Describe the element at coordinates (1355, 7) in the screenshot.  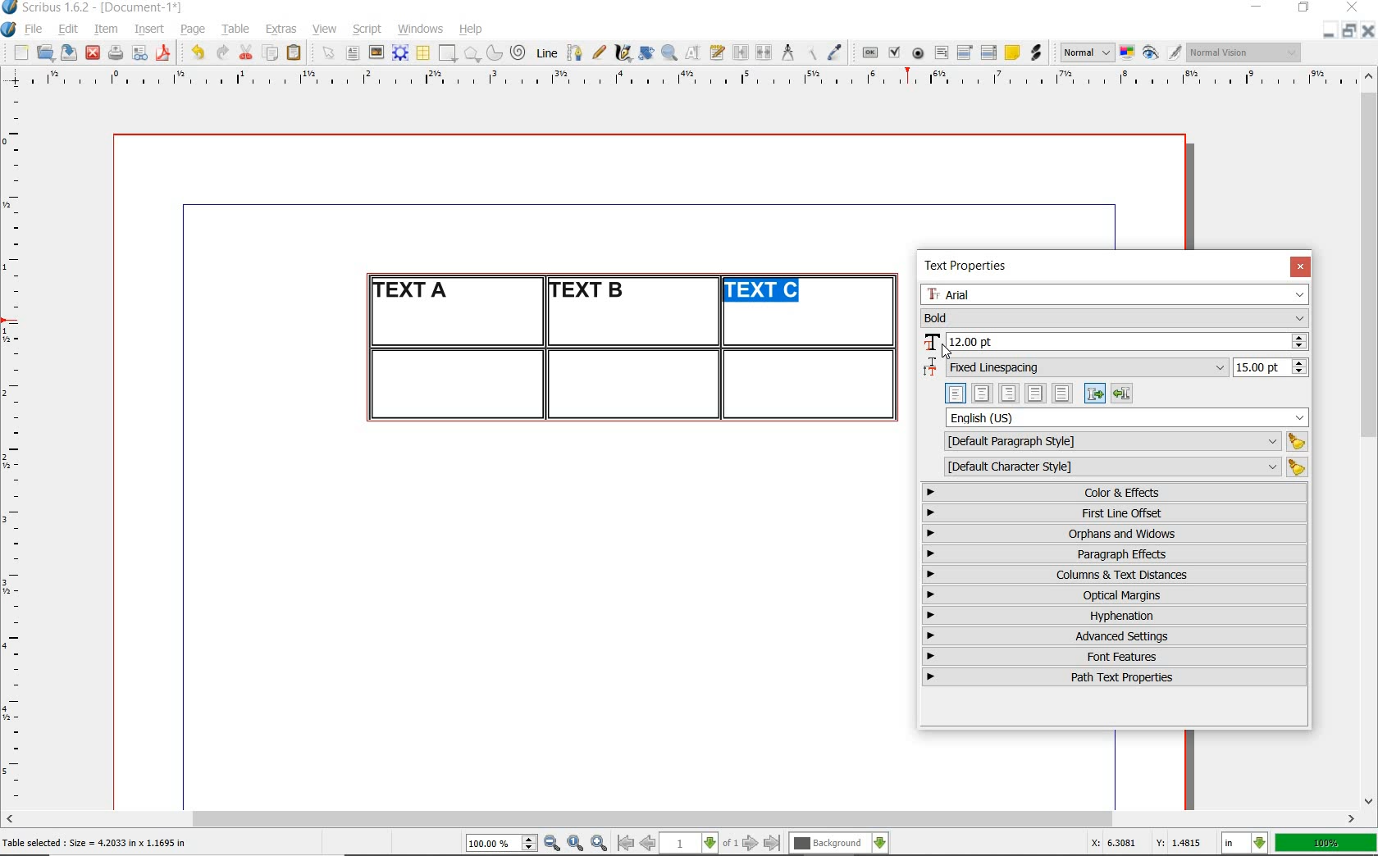
I see `close` at that location.